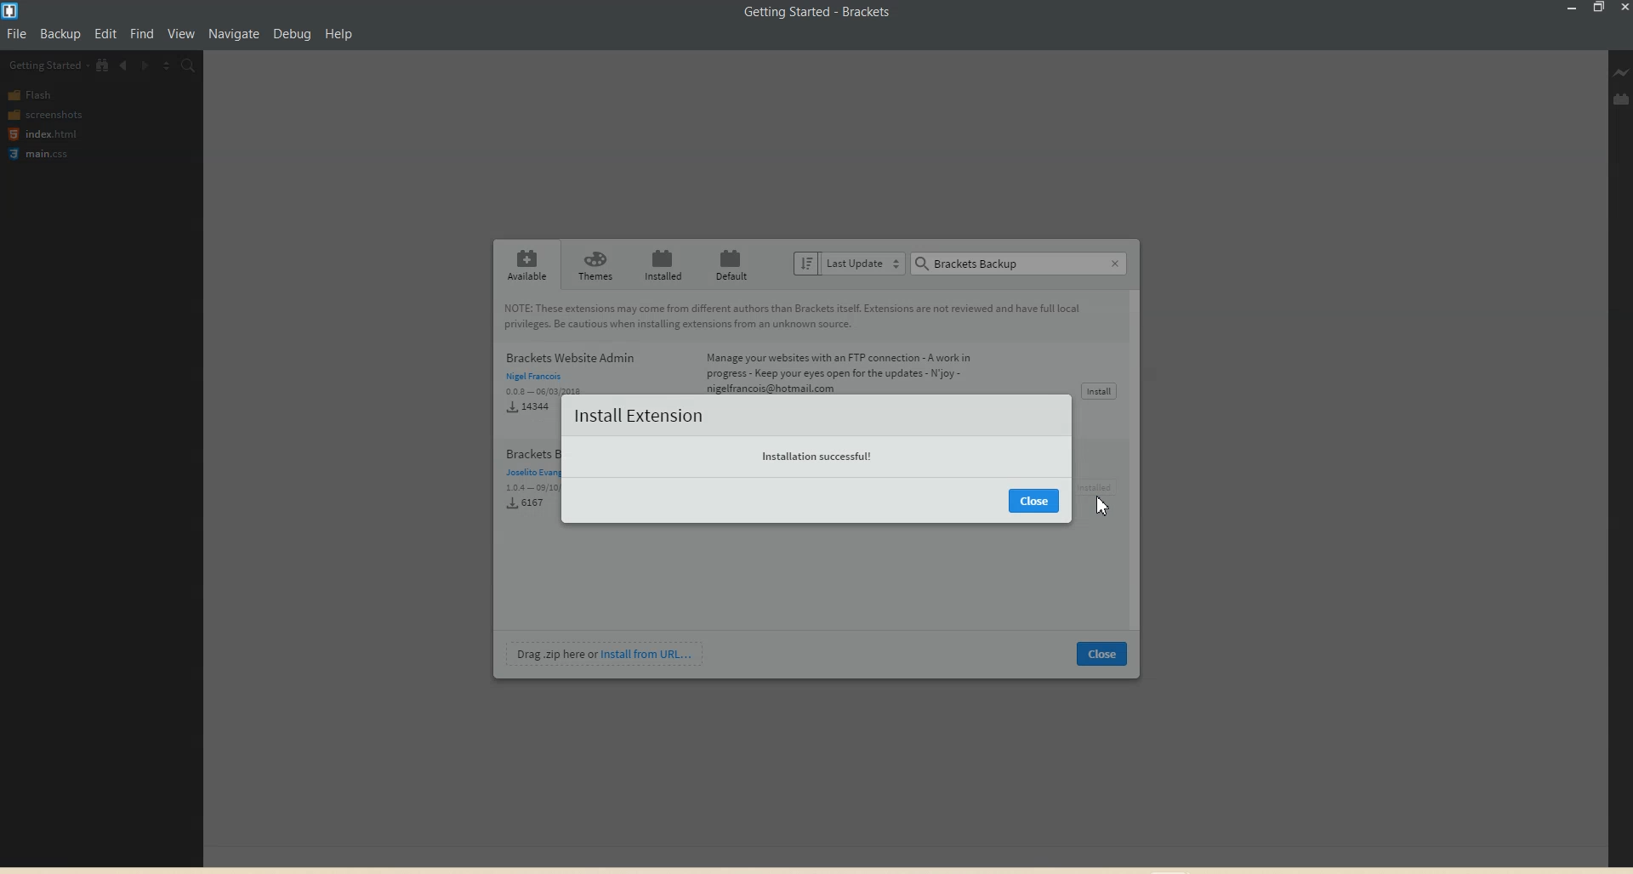 The width and height of the screenshot is (1633, 874). What do you see at coordinates (48, 65) in the screenshot?
I see `Getting Started` at bounding box center [48, 65].